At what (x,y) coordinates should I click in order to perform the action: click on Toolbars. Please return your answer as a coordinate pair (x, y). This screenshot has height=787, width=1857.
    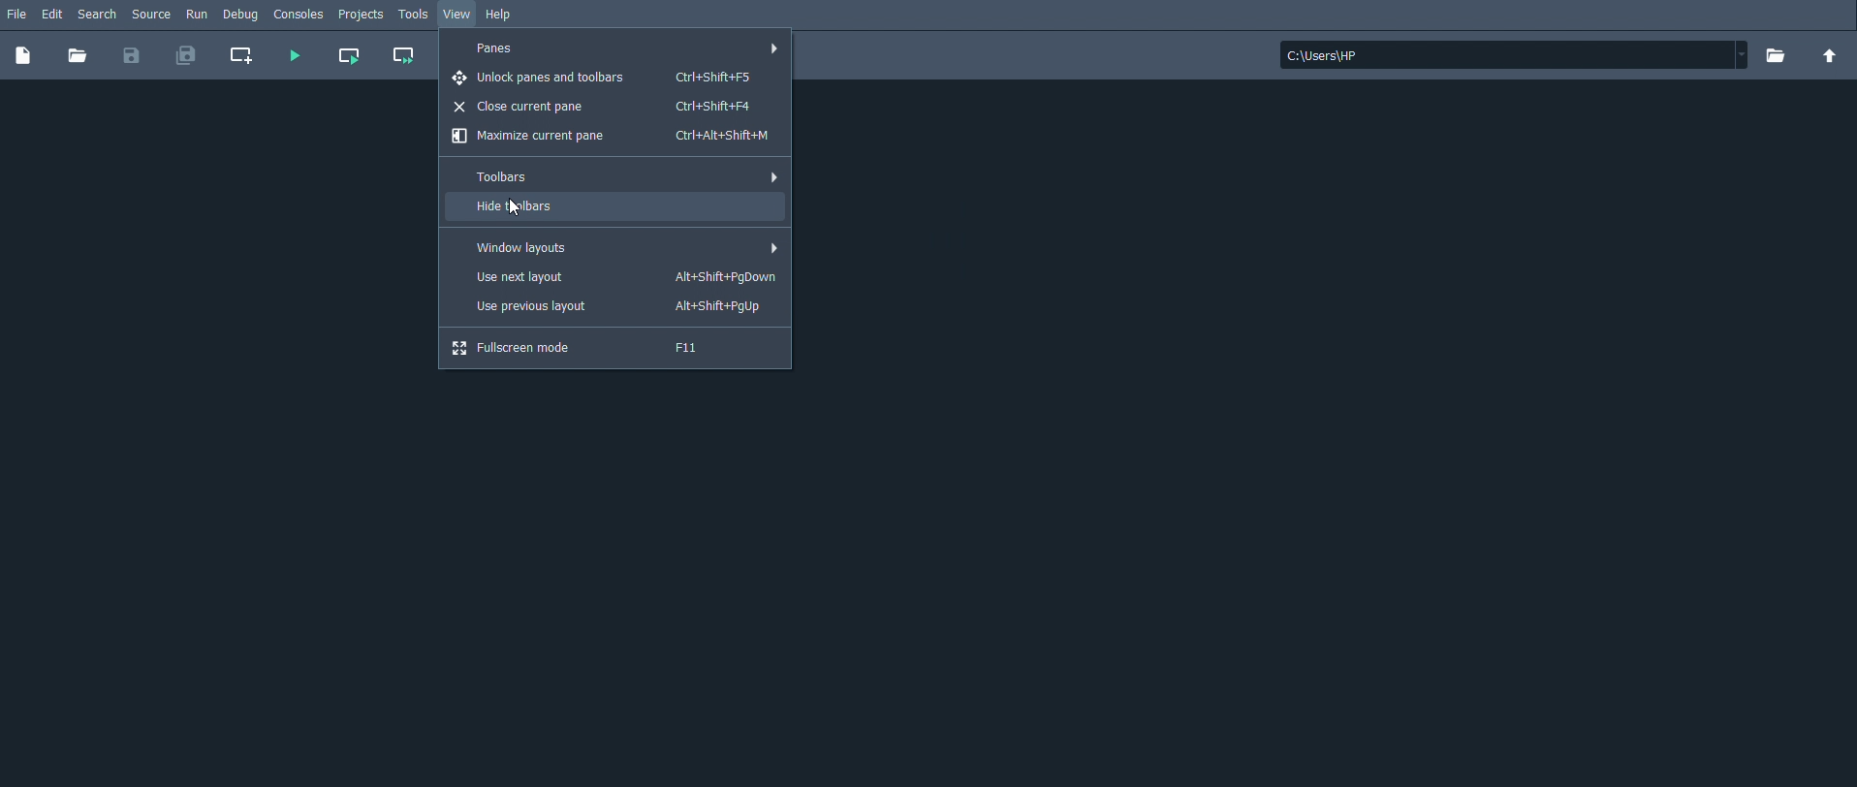
    Looking at the image, I should click on (615, 176).